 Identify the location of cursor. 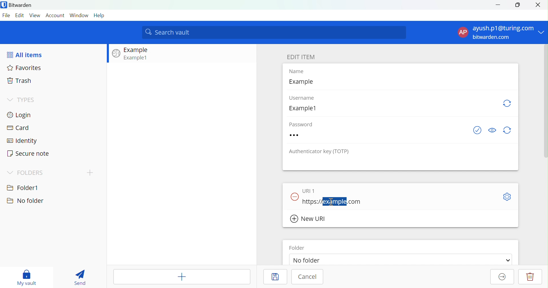
(329, 203).